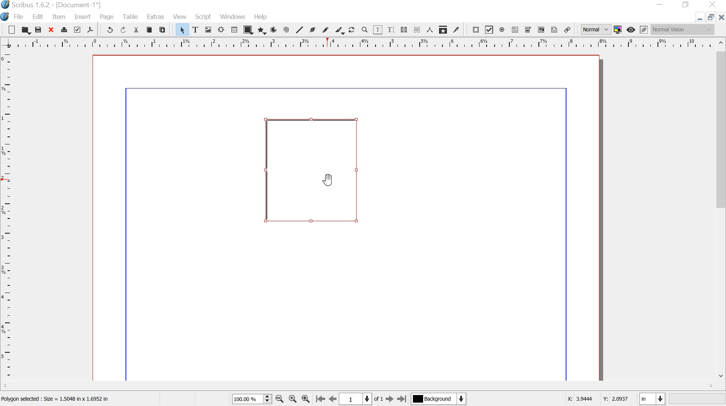  What do you see at coordinates (327, 30) in the screenshot?
I see `freehand line` at bounding box center [327, 30].